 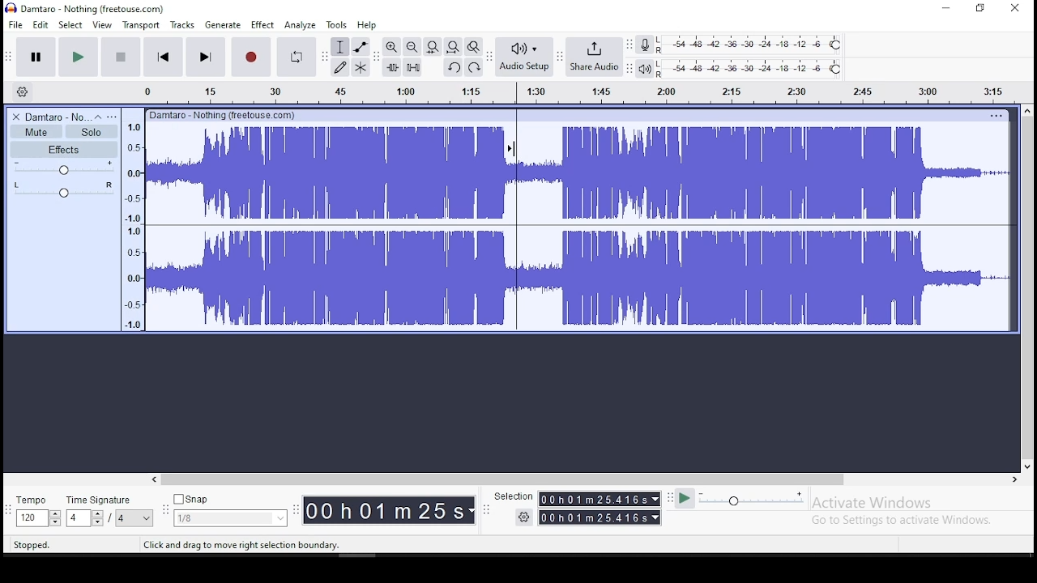 What do you see at coordinates (64, 150) in the screenshot?
I see `effects` at bounding box center [64, 150].